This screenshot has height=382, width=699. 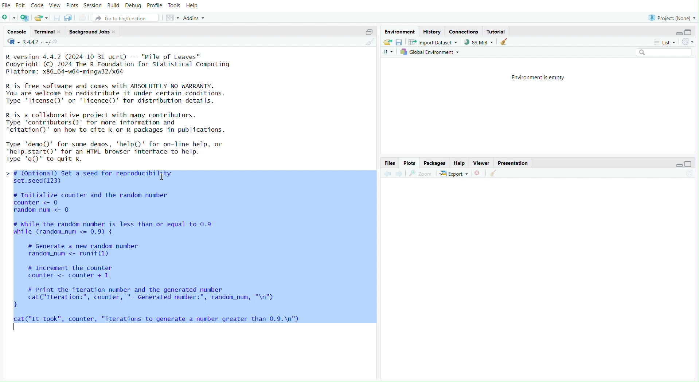 What do you see at coordinates (369, 44) in the screenshot?
I see `Clear Console (Ctrl + L)` at bounding box center [369, 44].